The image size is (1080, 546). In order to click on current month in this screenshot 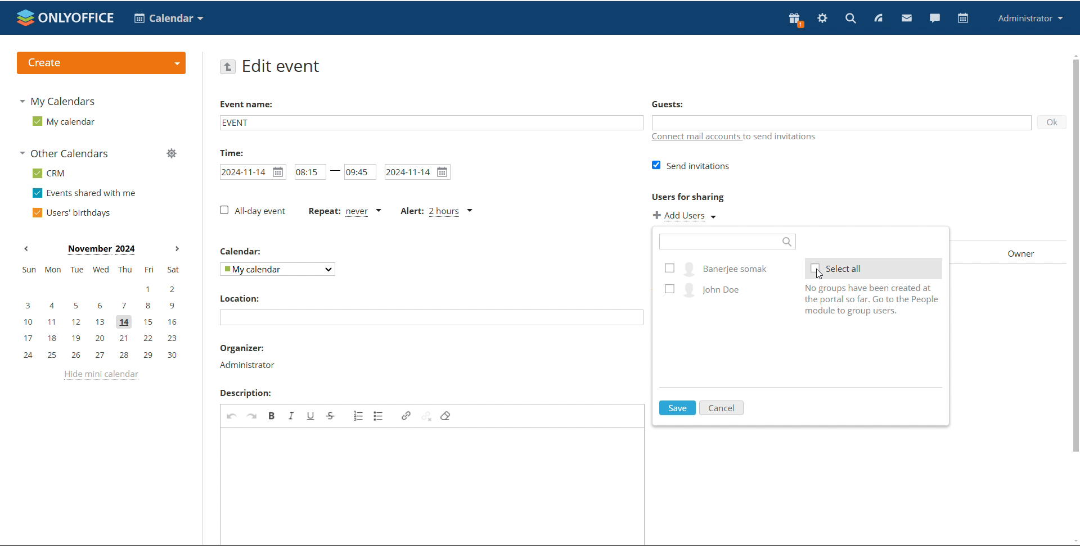, I will do `click(100, 250)`.